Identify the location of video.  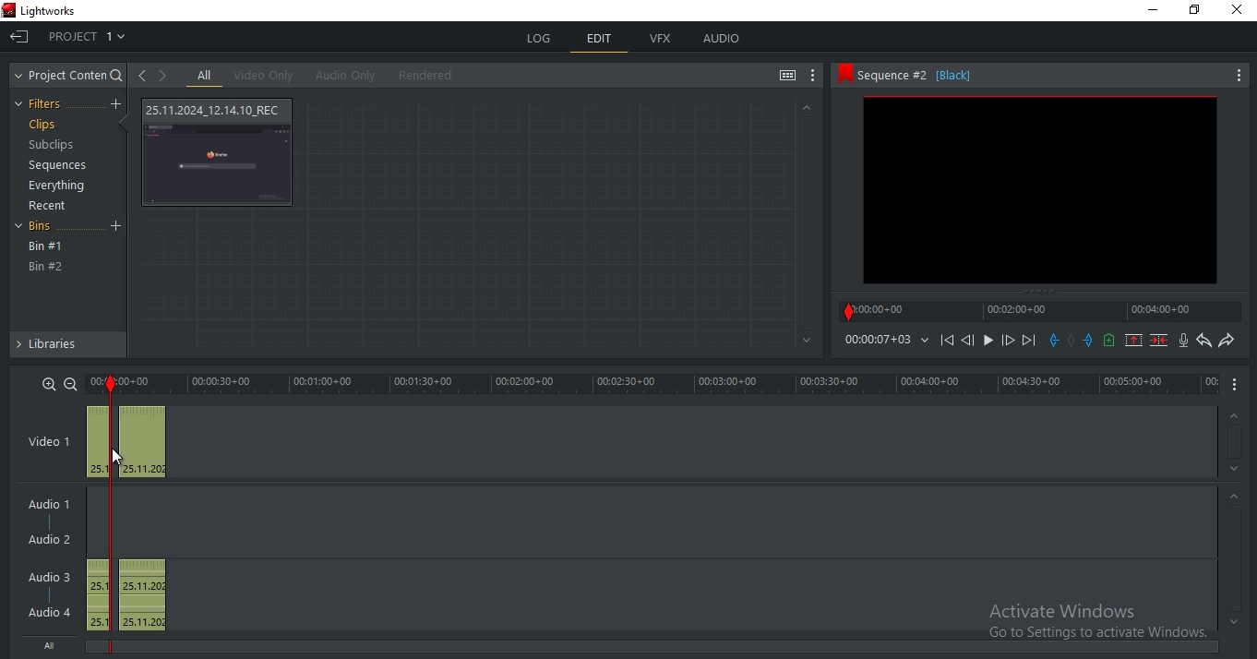
(126, 442).